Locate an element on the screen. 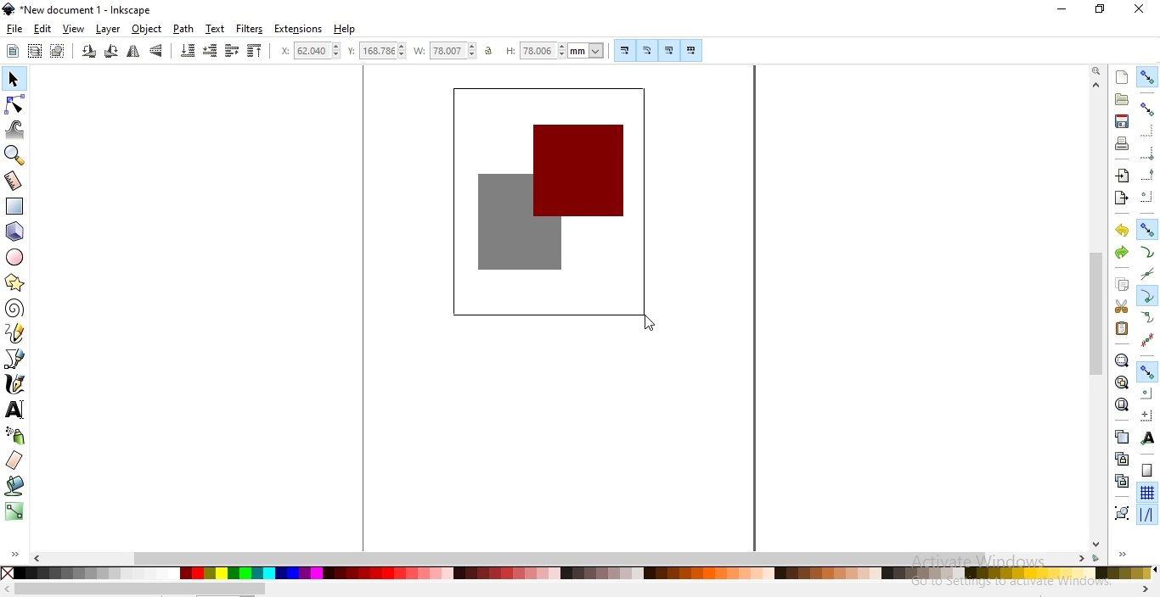  select all objects or nodes is located at coordinates (14, 50).